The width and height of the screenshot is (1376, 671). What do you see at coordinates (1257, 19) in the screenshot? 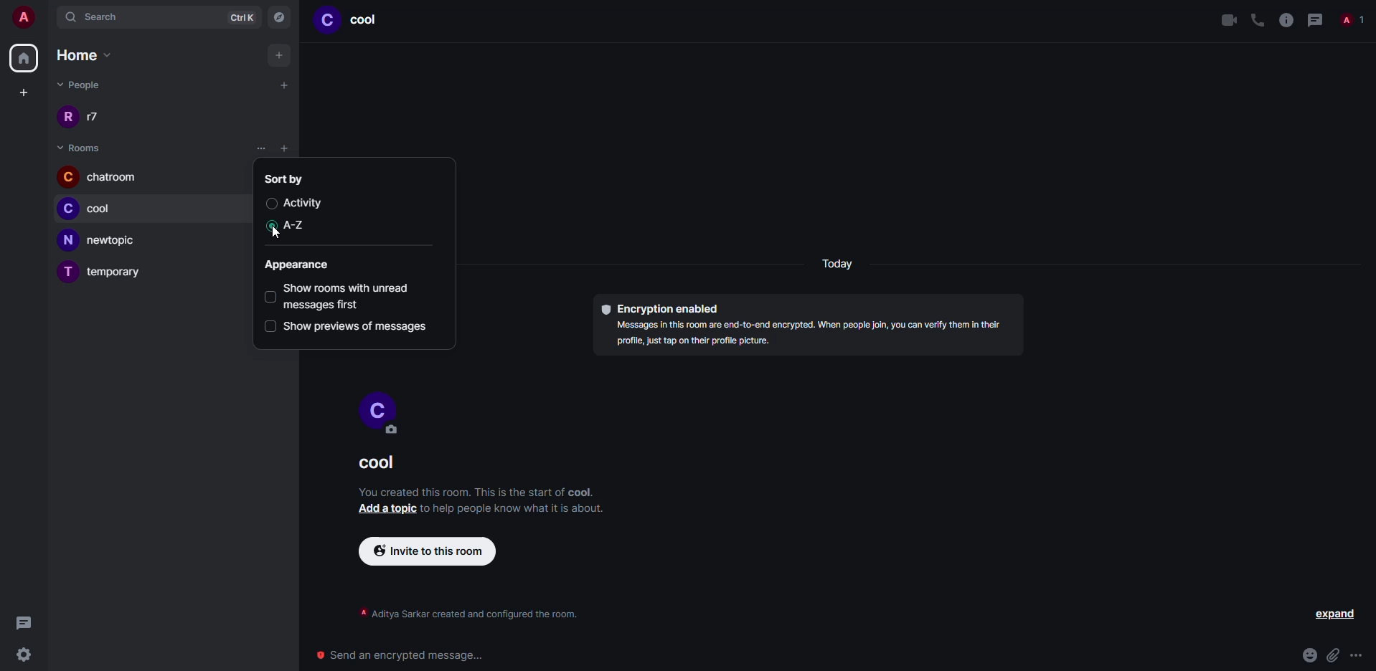
I see `voice call` at bounding box center [1257, 19].